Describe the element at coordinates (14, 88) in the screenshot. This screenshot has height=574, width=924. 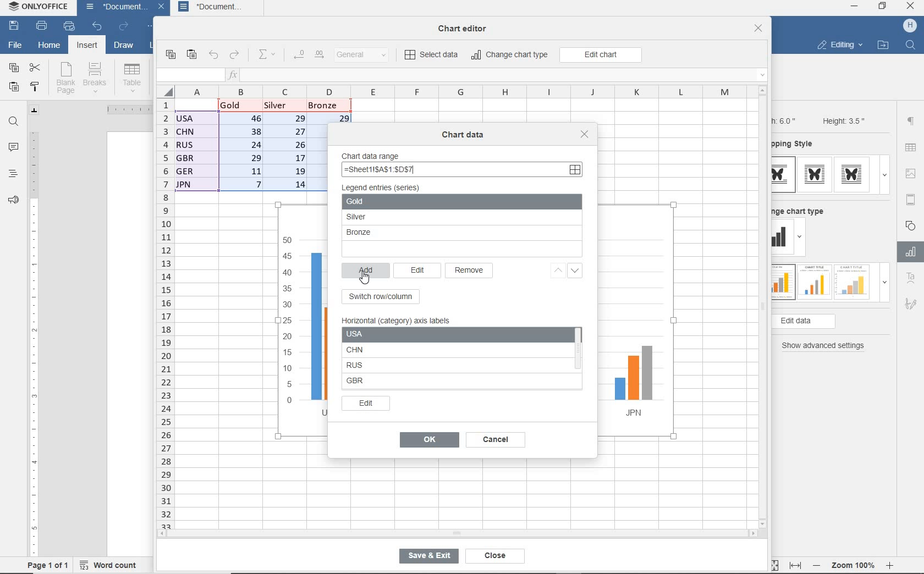
I see `paste` at that location.